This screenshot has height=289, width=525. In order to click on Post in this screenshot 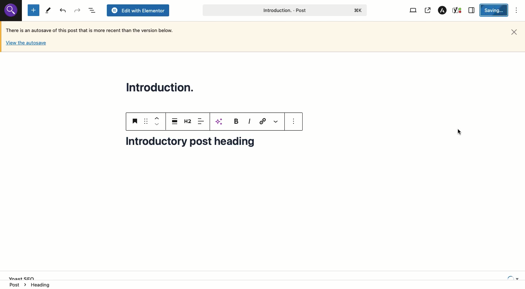, I will do `click(284, 10)`.